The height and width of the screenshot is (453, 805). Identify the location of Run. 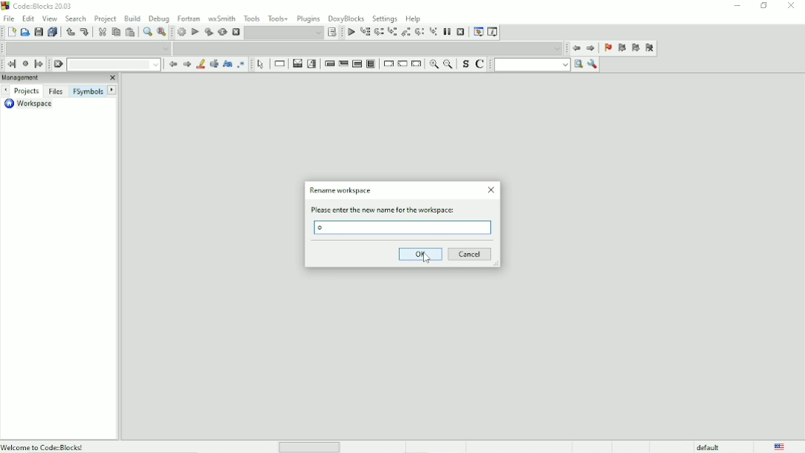
(195, 32).